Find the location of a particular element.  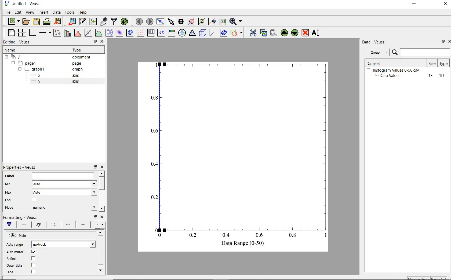

create new datasets using ranges, parametrically or as functions of existing datasets is located at coordinates (94, 21).